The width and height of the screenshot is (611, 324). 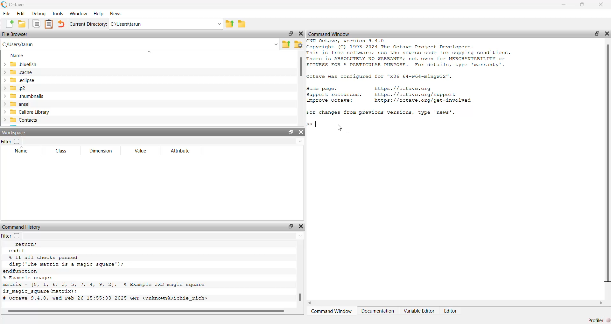 I want to click on dropdown, so click(x=300, y=235).